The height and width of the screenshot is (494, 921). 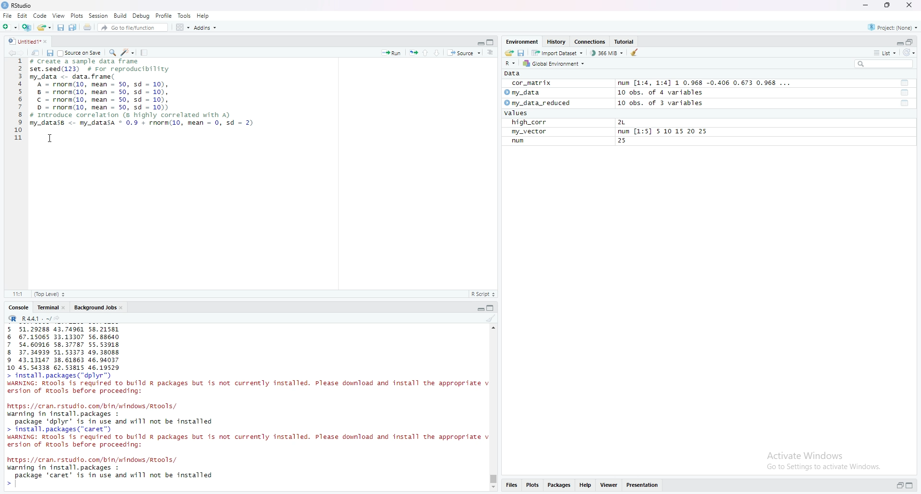 What do you see at coordinates (8, 16) in the screenshot?
I see `File` at bounding box center [8, 16].